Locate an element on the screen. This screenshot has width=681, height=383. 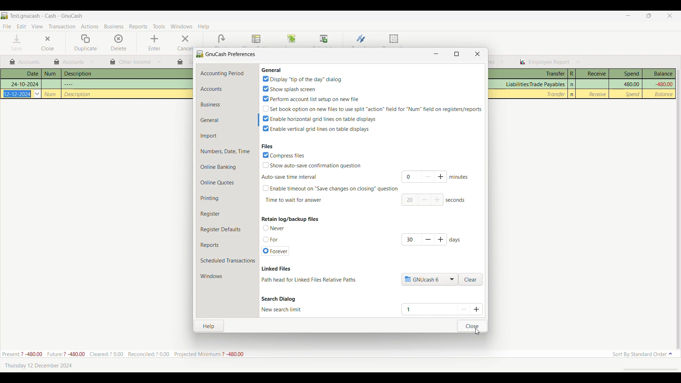
Other budgets and reports is located at coordinates (24, 62).